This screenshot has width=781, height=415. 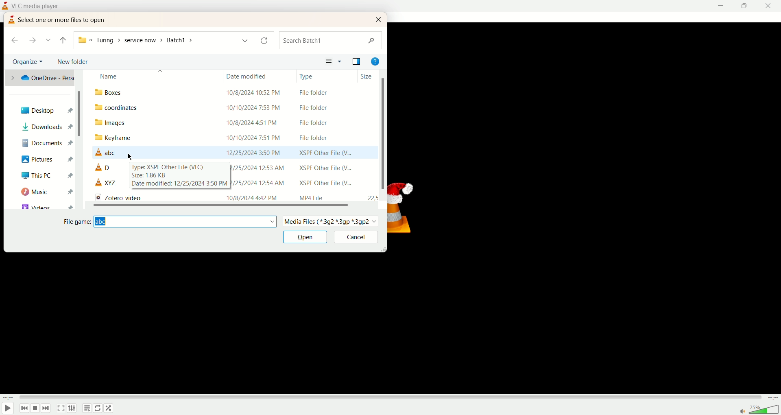 What do you see at coordinates (74, 62) in the screenshot?
I see `new folder` at bounding box center [74, 62].